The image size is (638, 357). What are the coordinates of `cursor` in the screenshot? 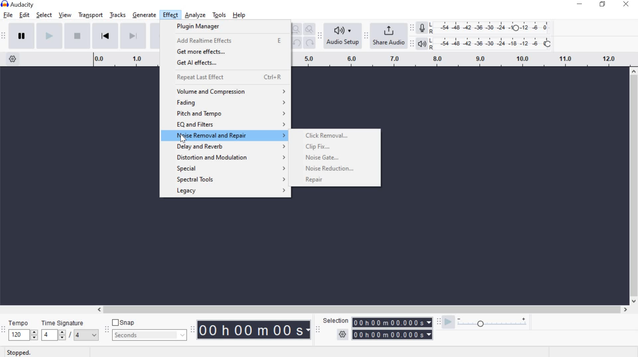 It's located at (183, 138).